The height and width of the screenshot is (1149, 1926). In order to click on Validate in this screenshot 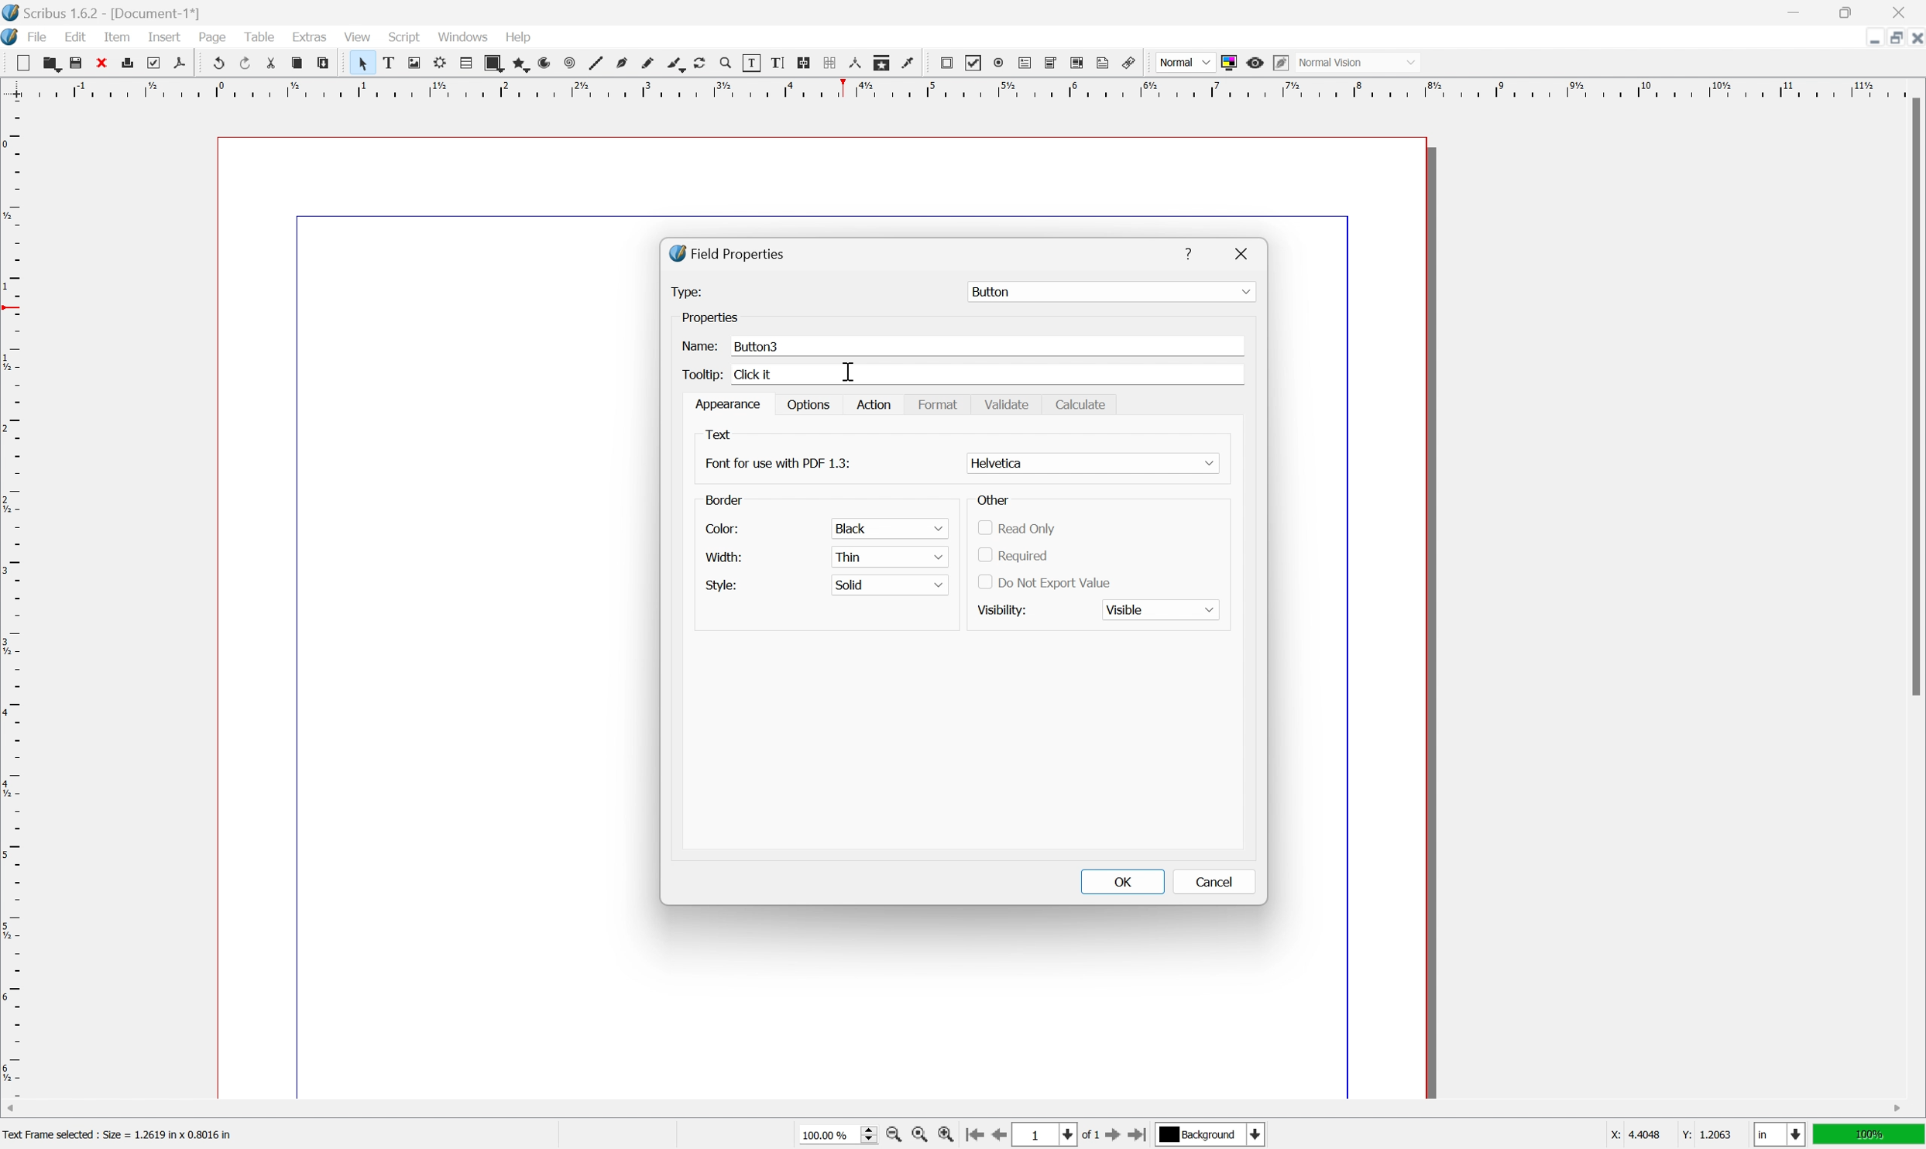, I will do `click(1009, 403)`.